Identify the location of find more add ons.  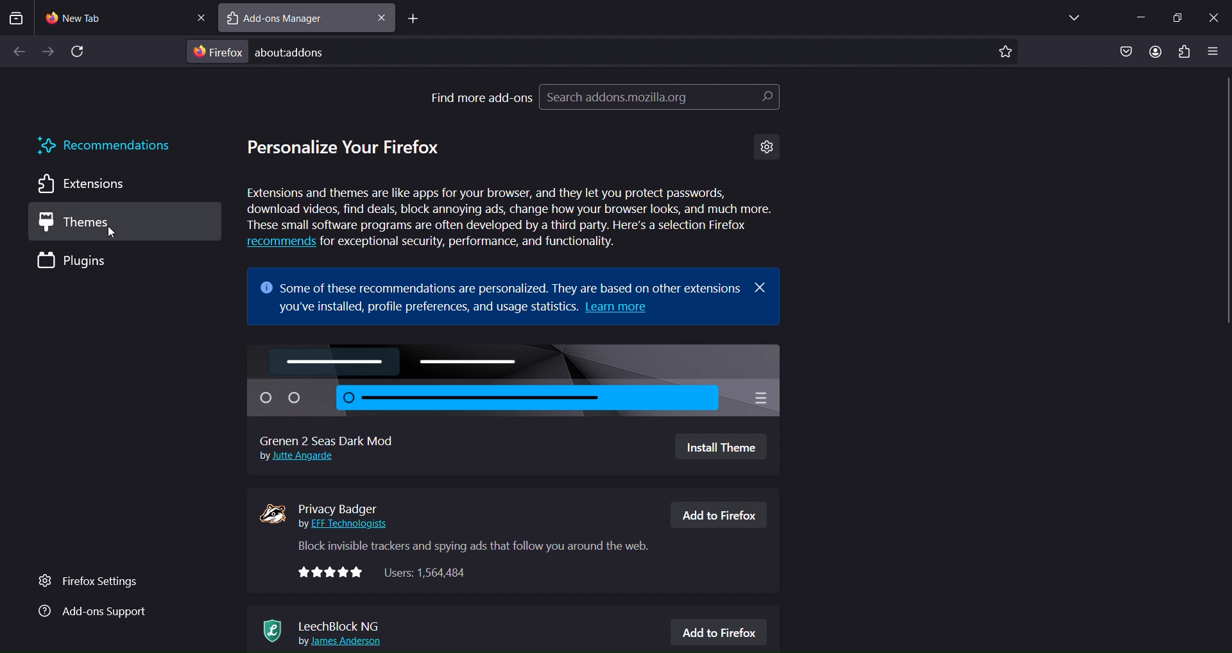
(474, 98).